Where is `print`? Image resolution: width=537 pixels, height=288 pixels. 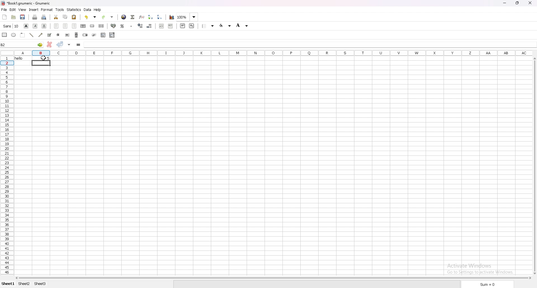 print is located at coordinates (35, 17).